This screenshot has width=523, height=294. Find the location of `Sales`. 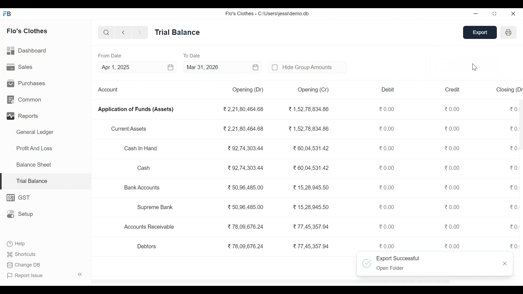

Sales is located at coordinates (21, 67).